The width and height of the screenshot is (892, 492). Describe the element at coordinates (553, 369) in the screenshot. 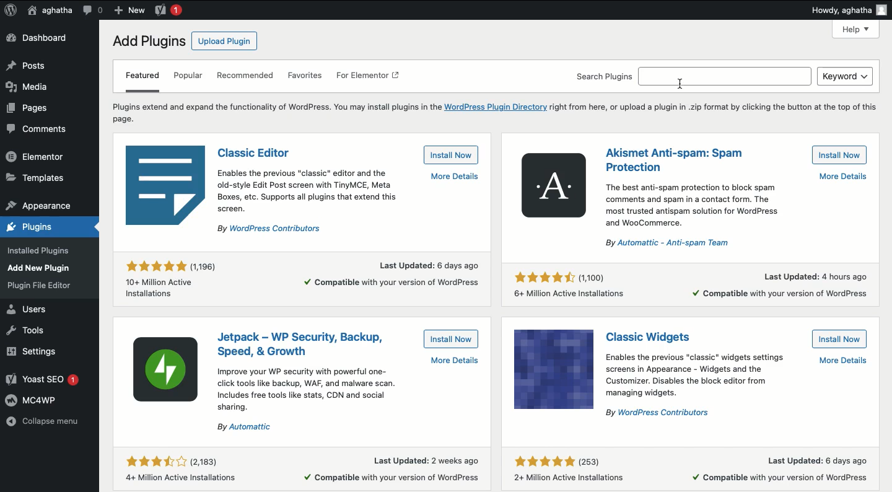

I see `Icon` at that location.